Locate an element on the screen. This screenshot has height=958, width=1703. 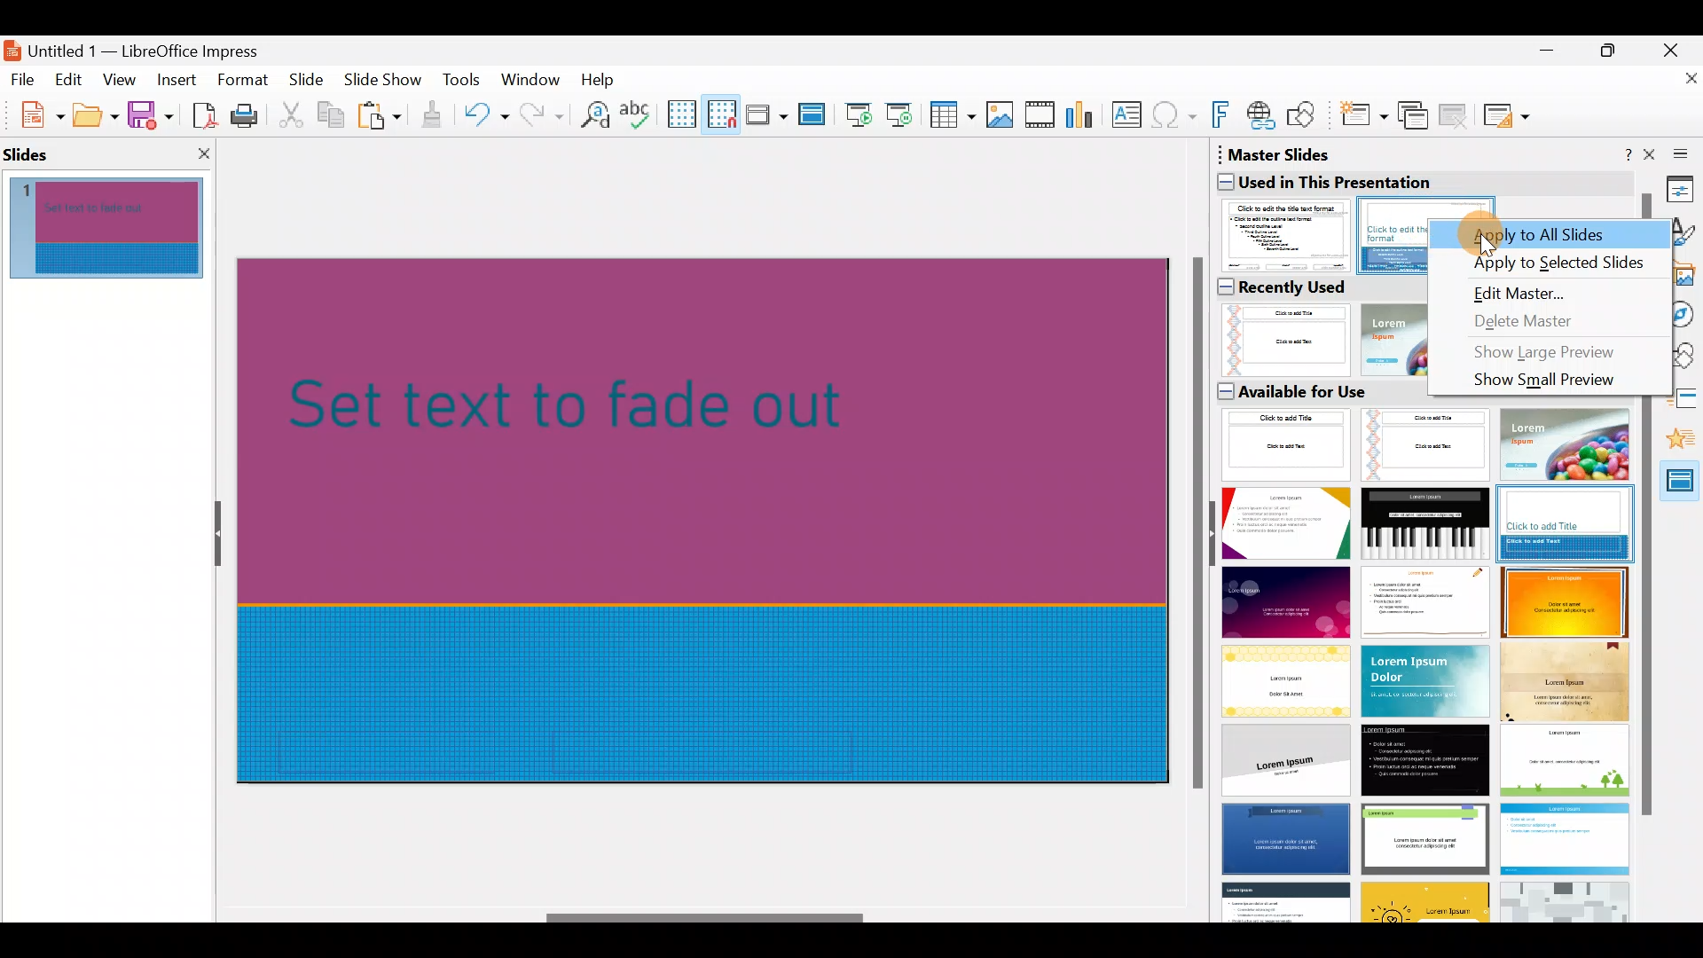
Insert image is located at coordinates (1003, 115).